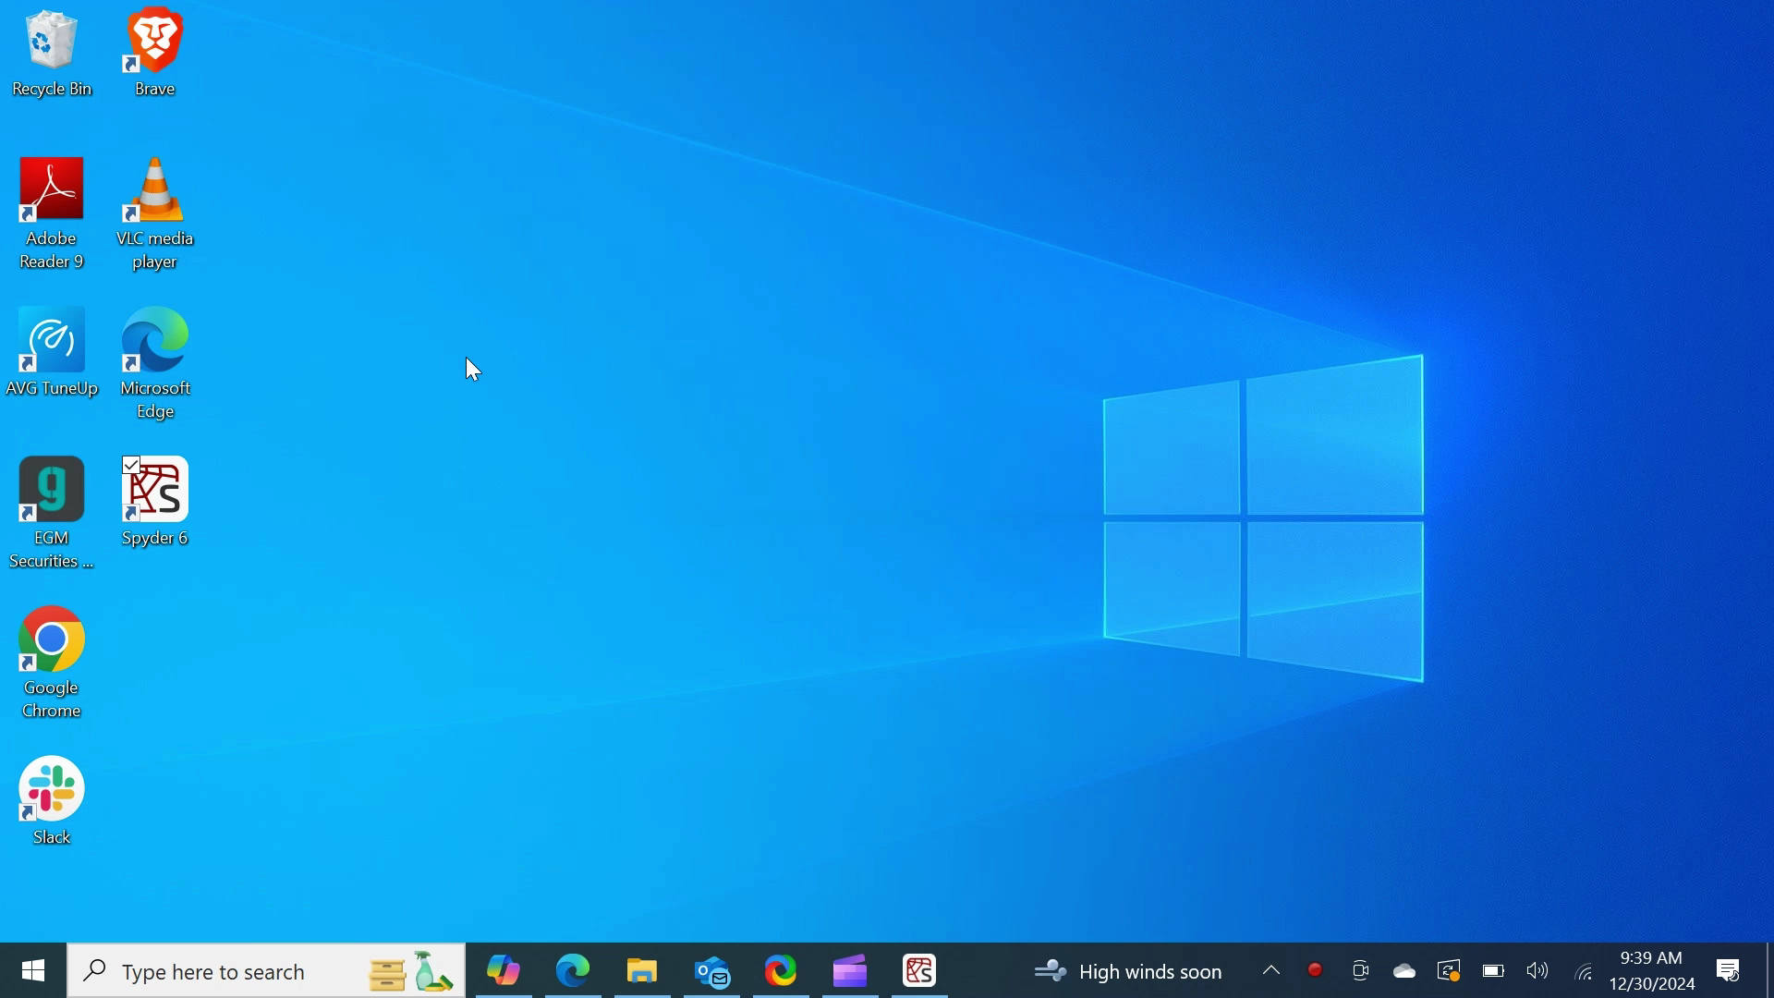 The image size is (1774, 998). What do you see at coordinates (1654, 983) in the screenshot?
I see `12/30/2024` at bounding box center [1654, 983].